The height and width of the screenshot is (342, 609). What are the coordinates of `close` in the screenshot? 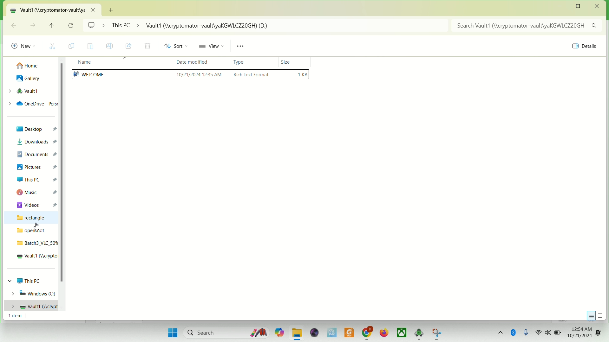 It's located at (597, 6).